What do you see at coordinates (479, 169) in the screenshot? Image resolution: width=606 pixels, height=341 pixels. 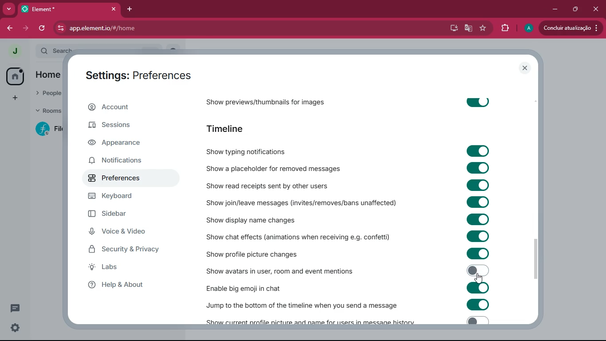 I see `toggle on ` at bounding box center [479, 169].